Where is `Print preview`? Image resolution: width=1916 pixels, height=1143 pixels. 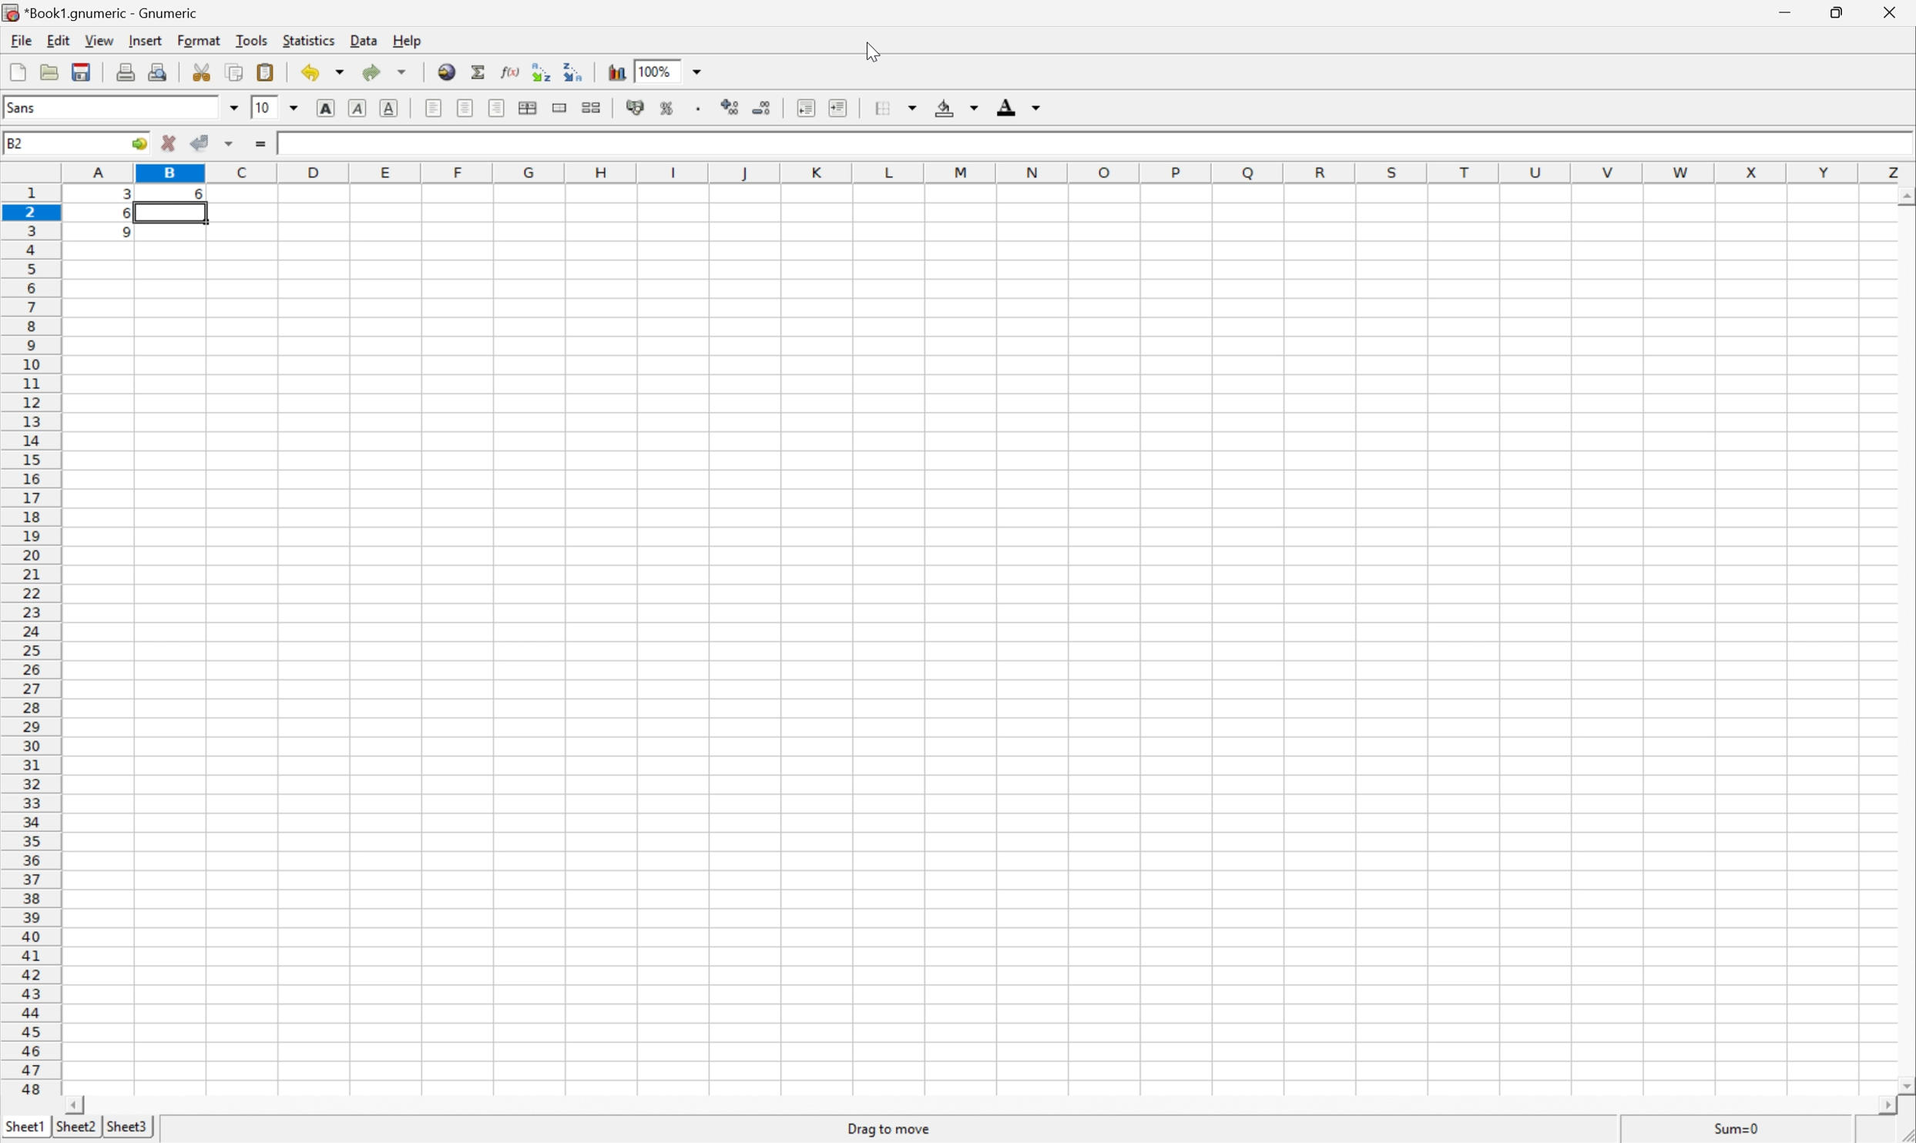
Print preview is located at coordinates (159, 69).